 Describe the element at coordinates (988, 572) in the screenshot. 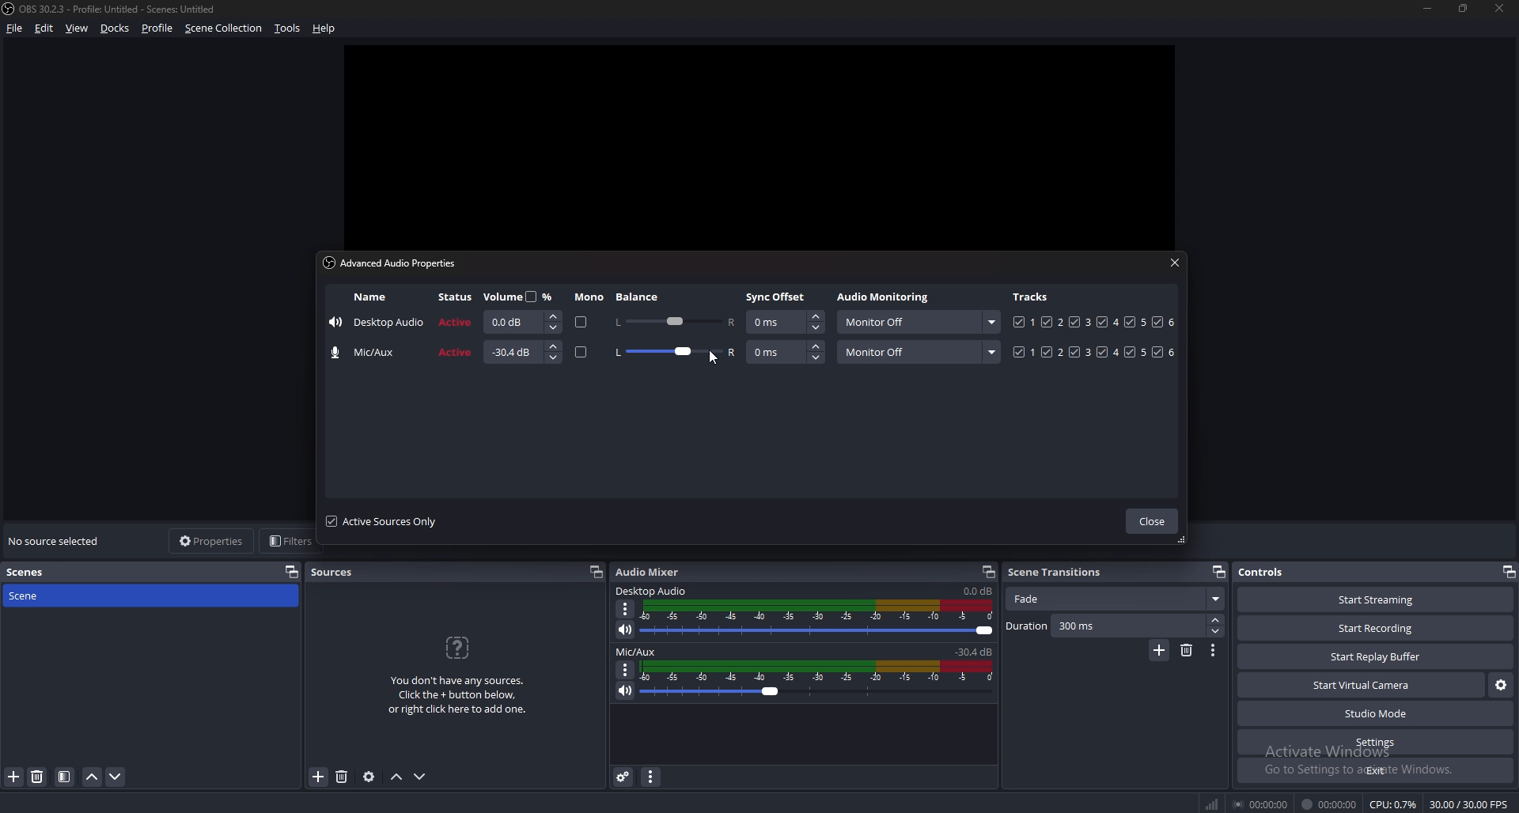

I see `pop out` at that location.